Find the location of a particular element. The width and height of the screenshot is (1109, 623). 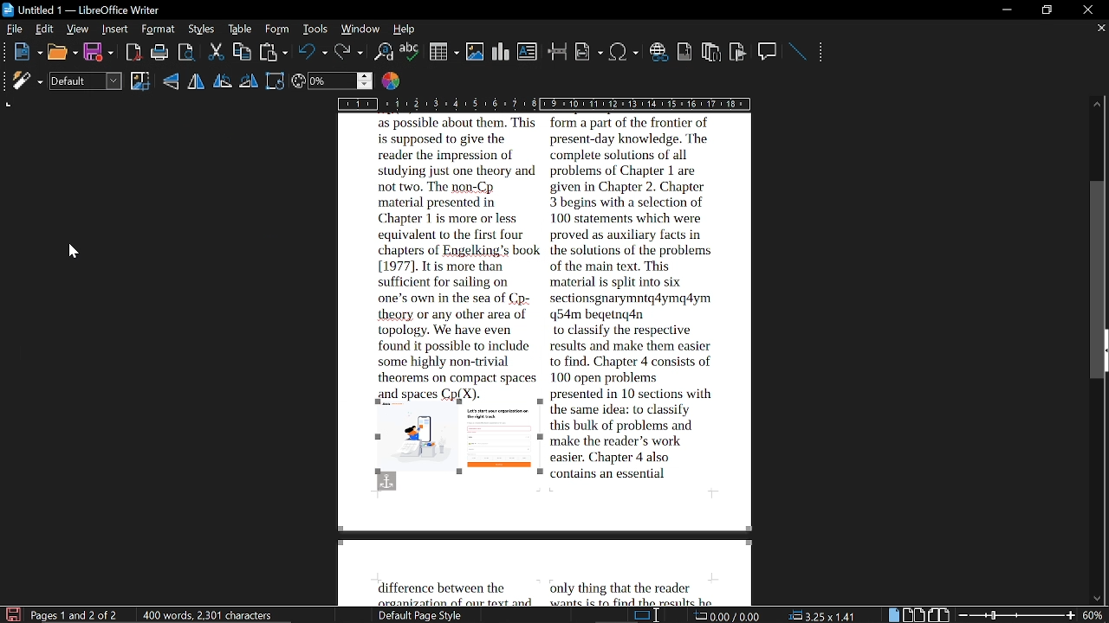

cursor is located at coordinates (75, 254).